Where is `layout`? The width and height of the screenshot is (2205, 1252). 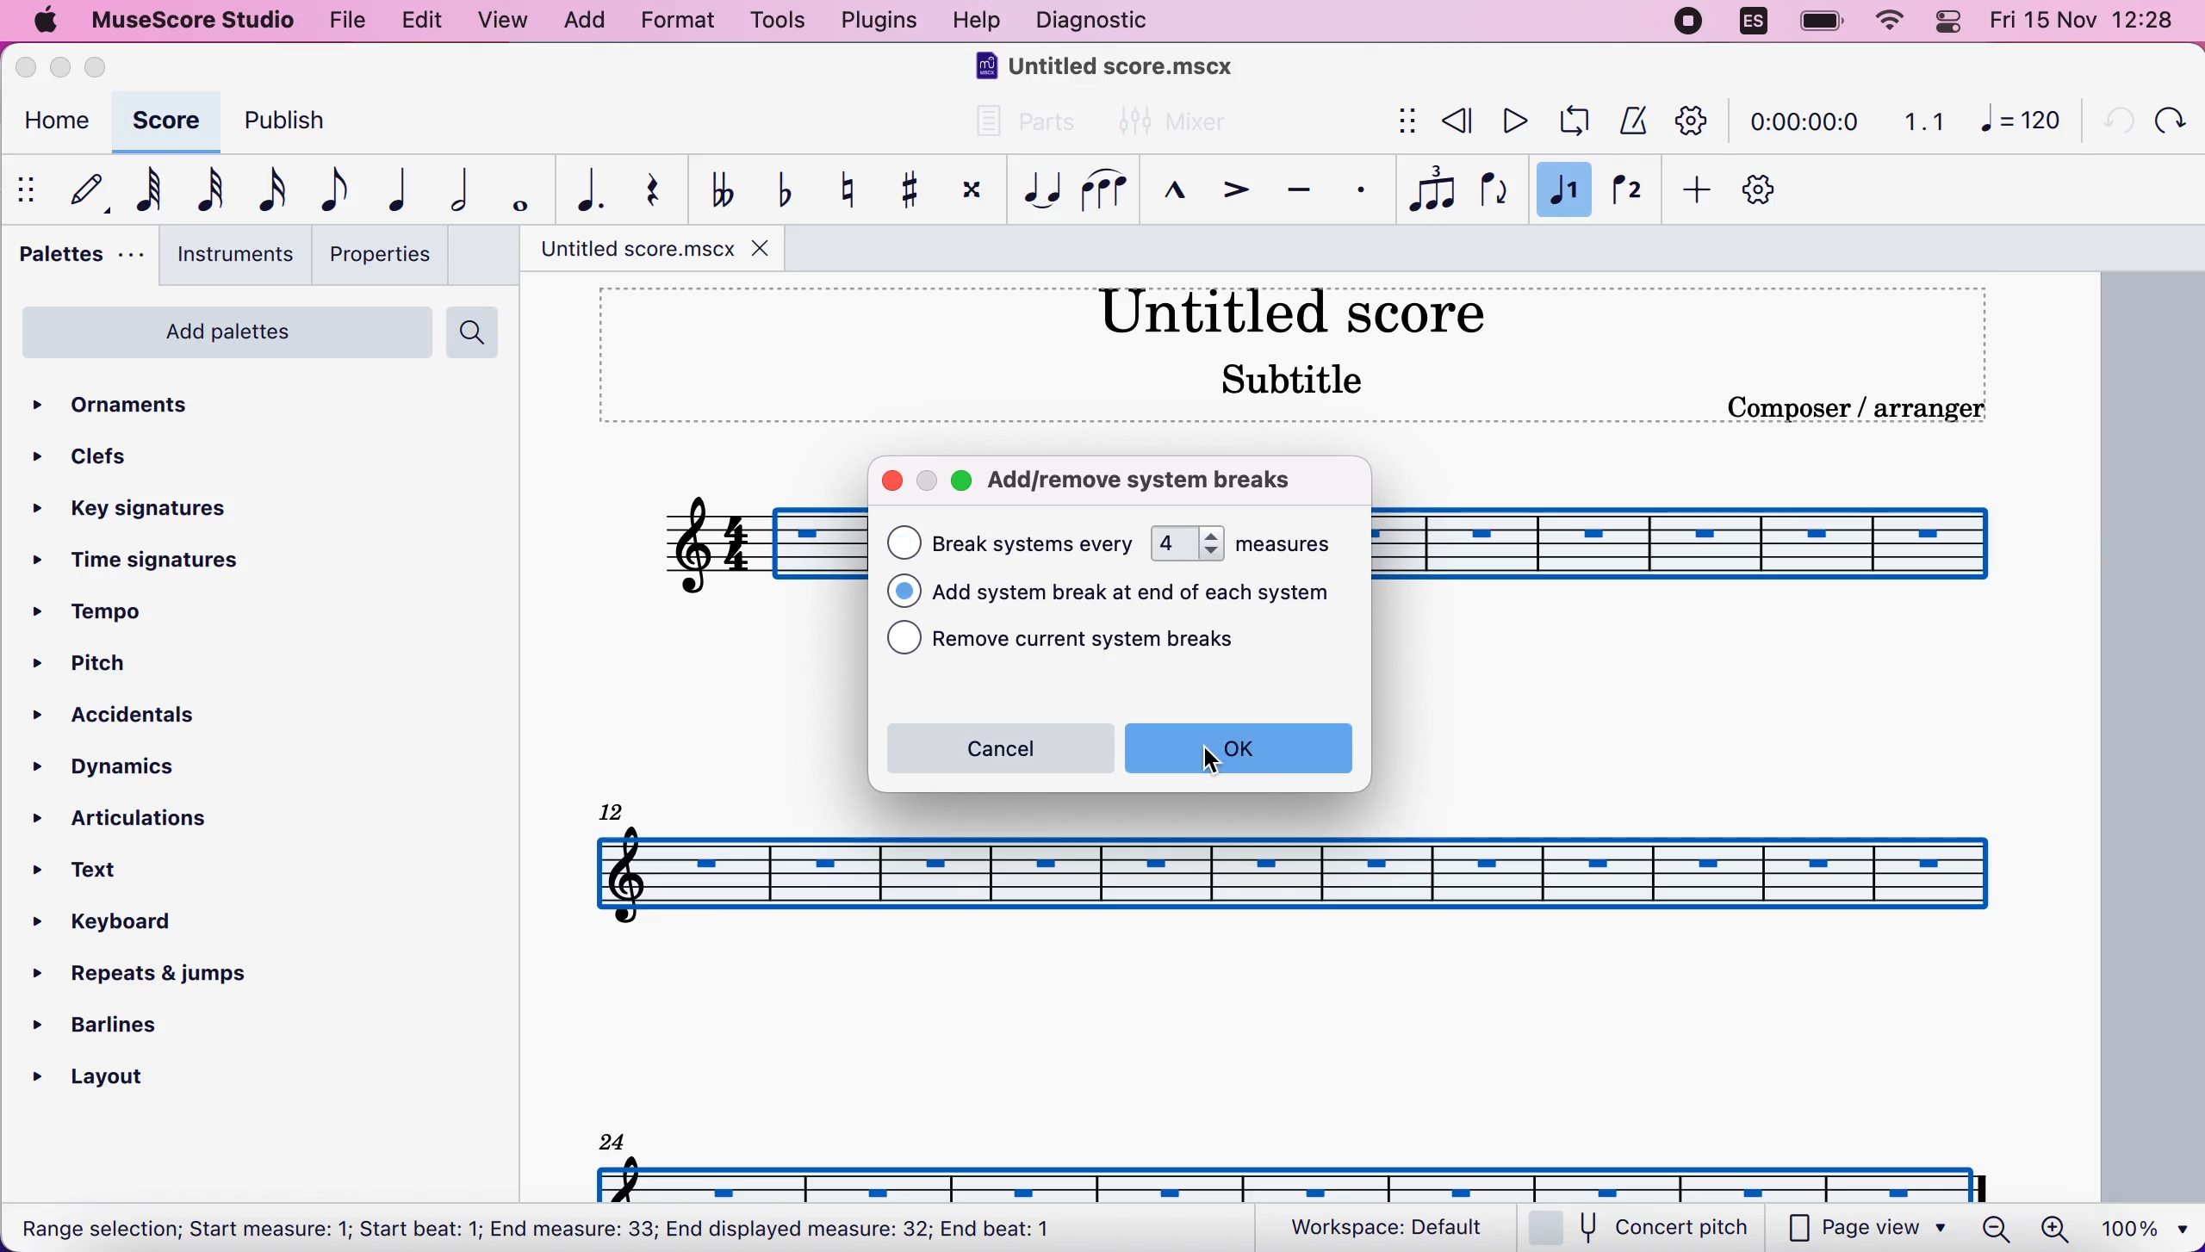
layout is located at coordinates (112, 1072).